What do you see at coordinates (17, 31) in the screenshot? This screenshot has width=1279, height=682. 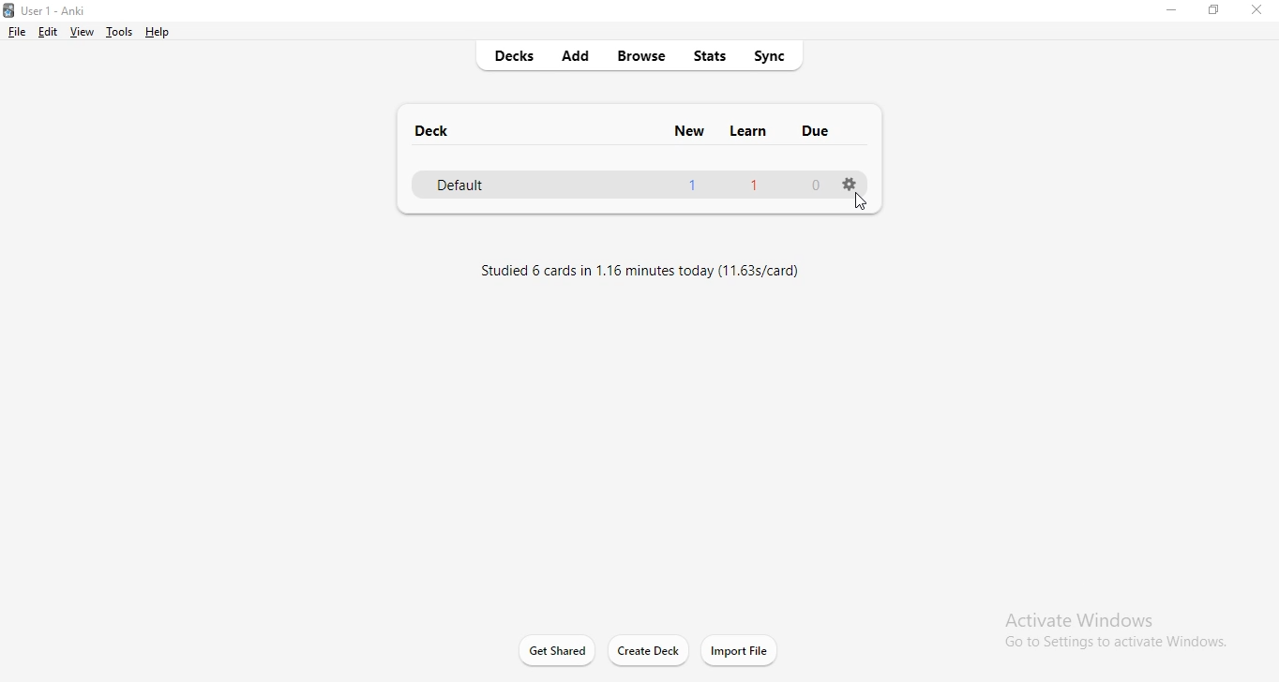 I see `file` at bounding box center [17, 31].